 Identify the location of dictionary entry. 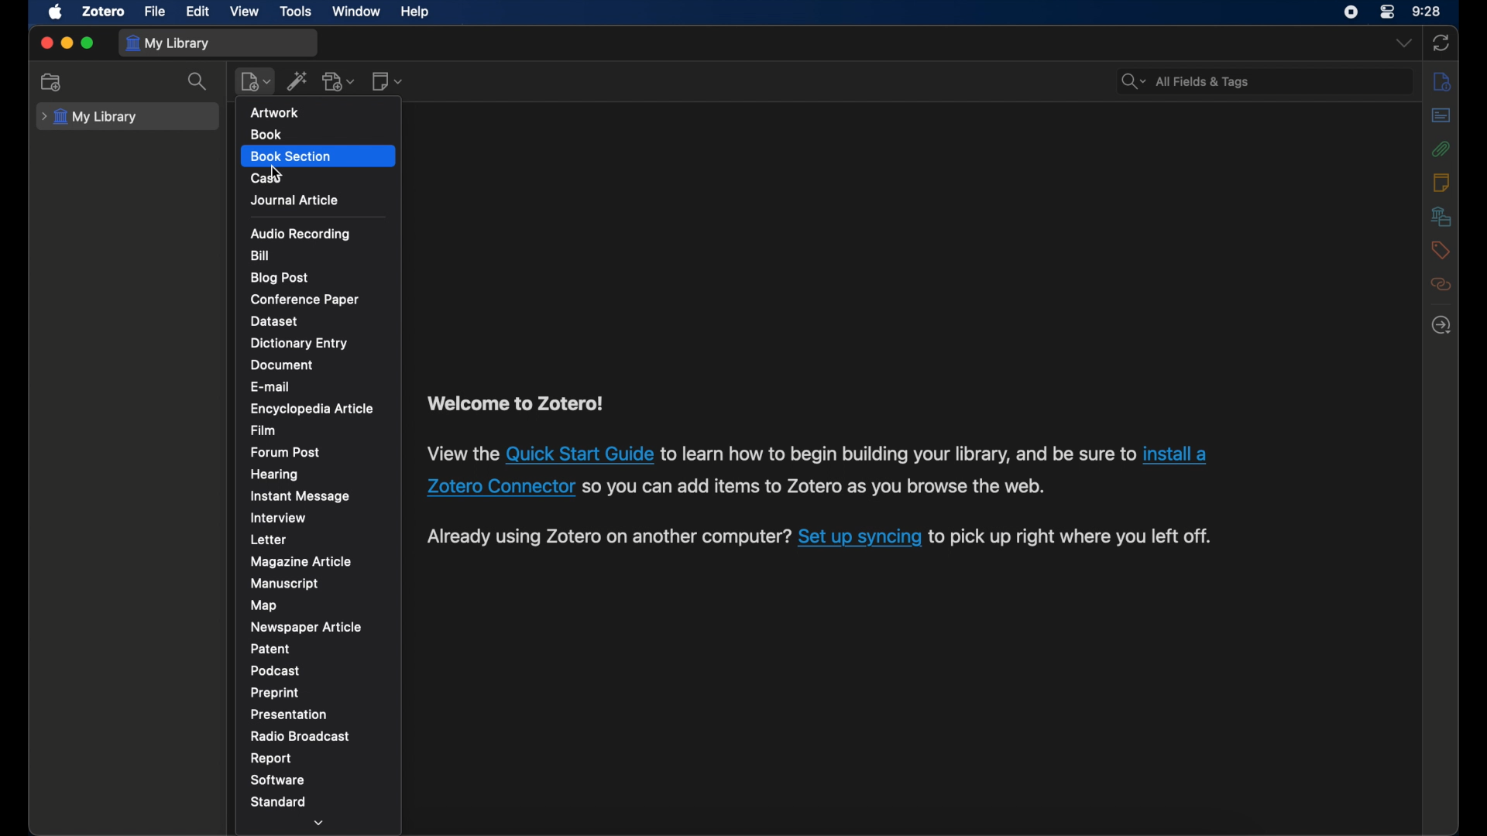
(300, 343).